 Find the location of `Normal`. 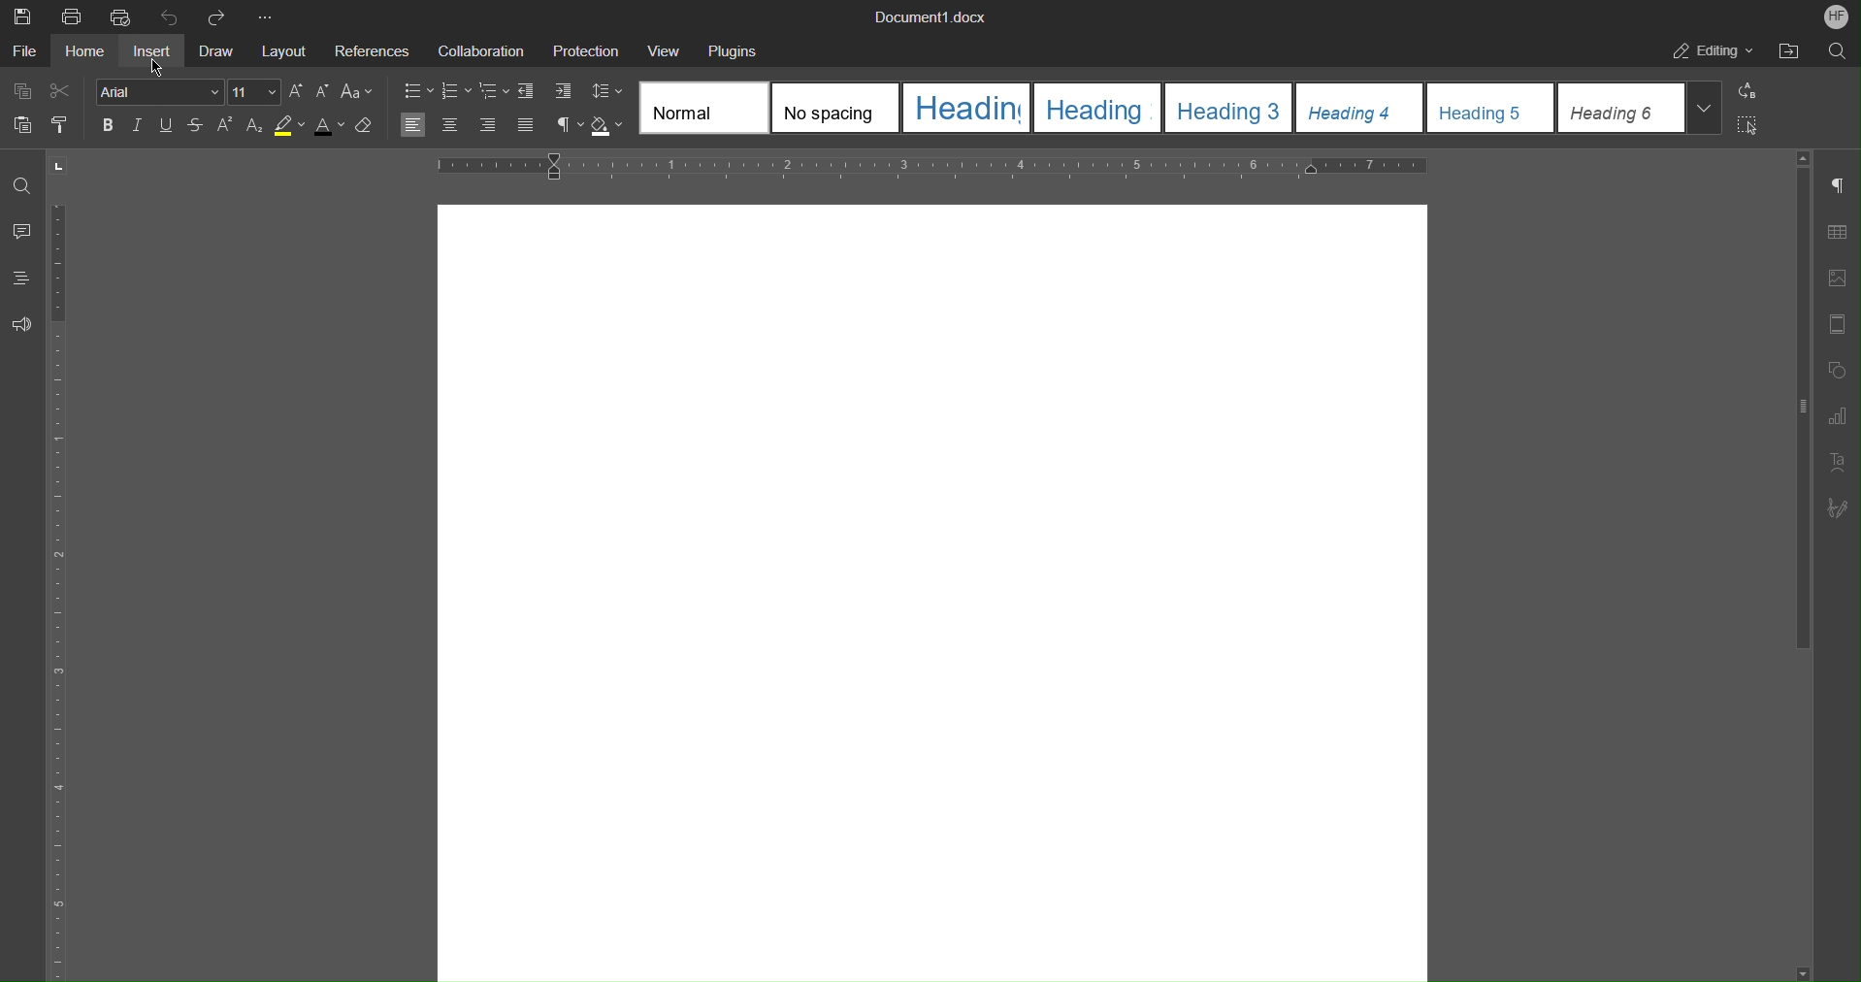

Normal is located at coordinates (705, 108).